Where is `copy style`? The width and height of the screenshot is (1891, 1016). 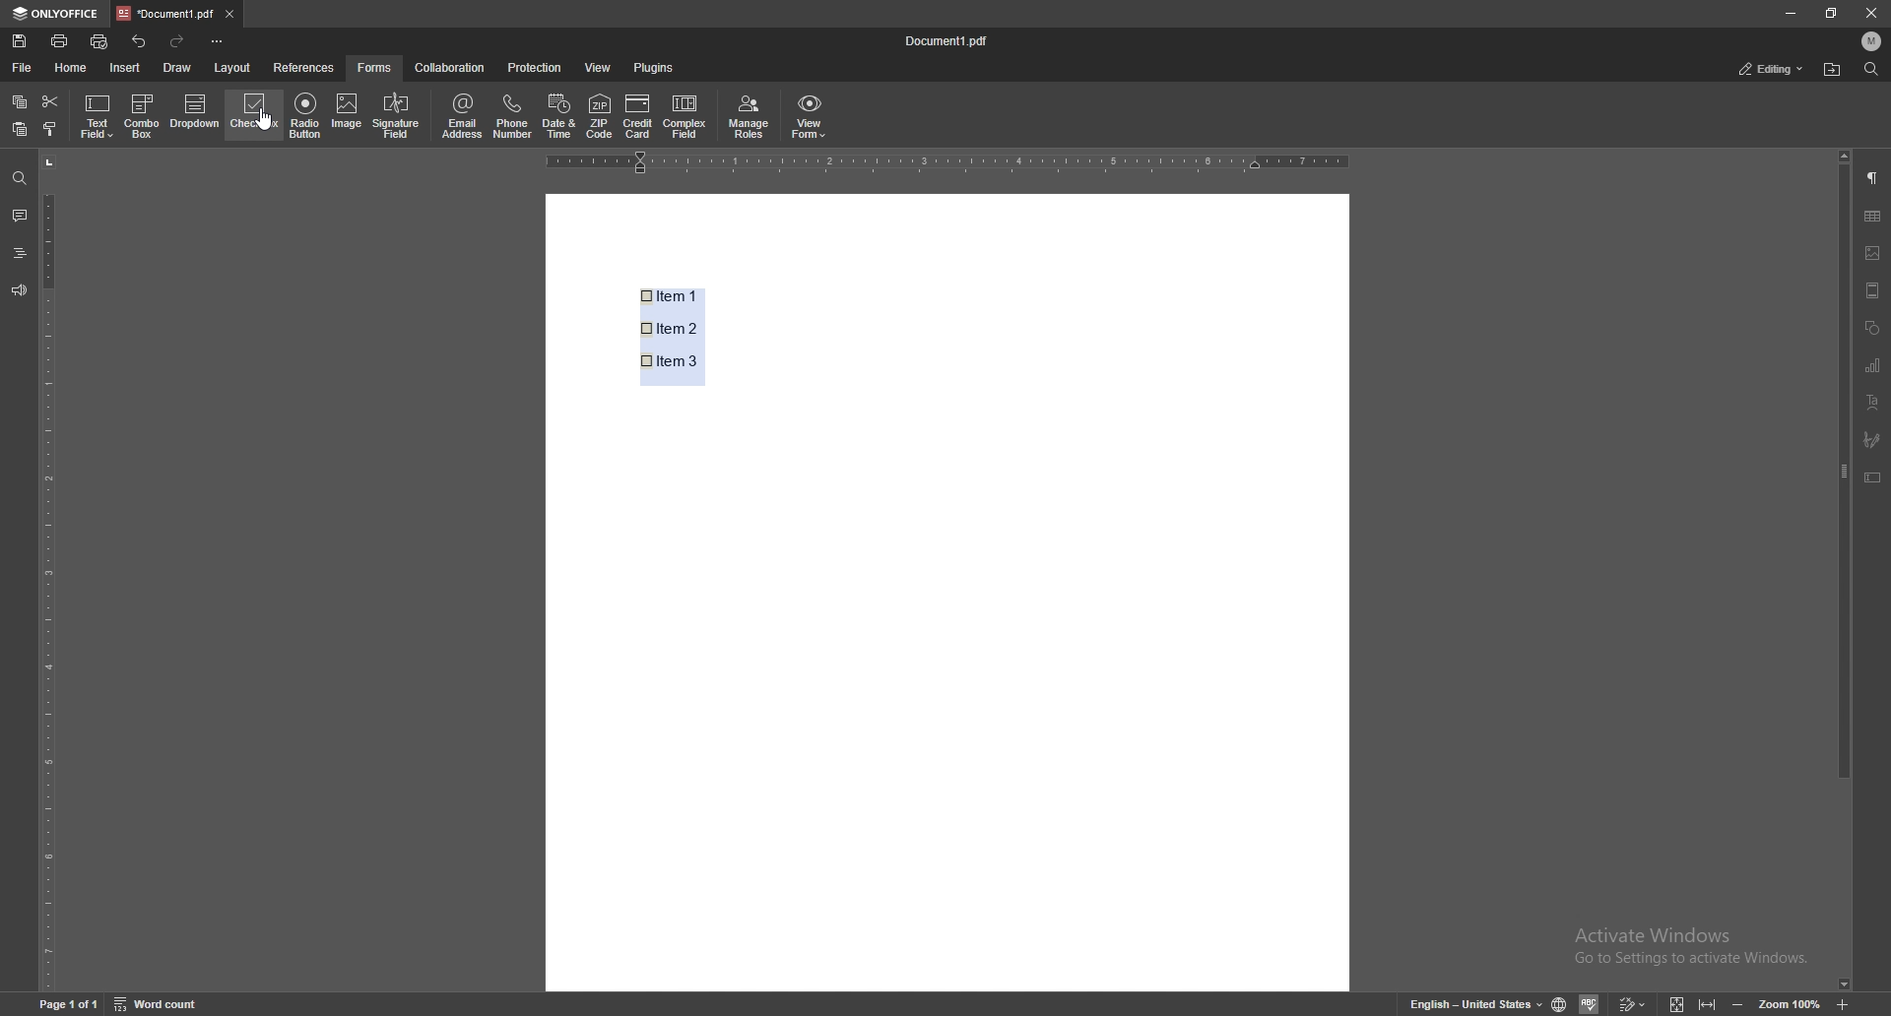
copy style is located at coordinates (51, 128).